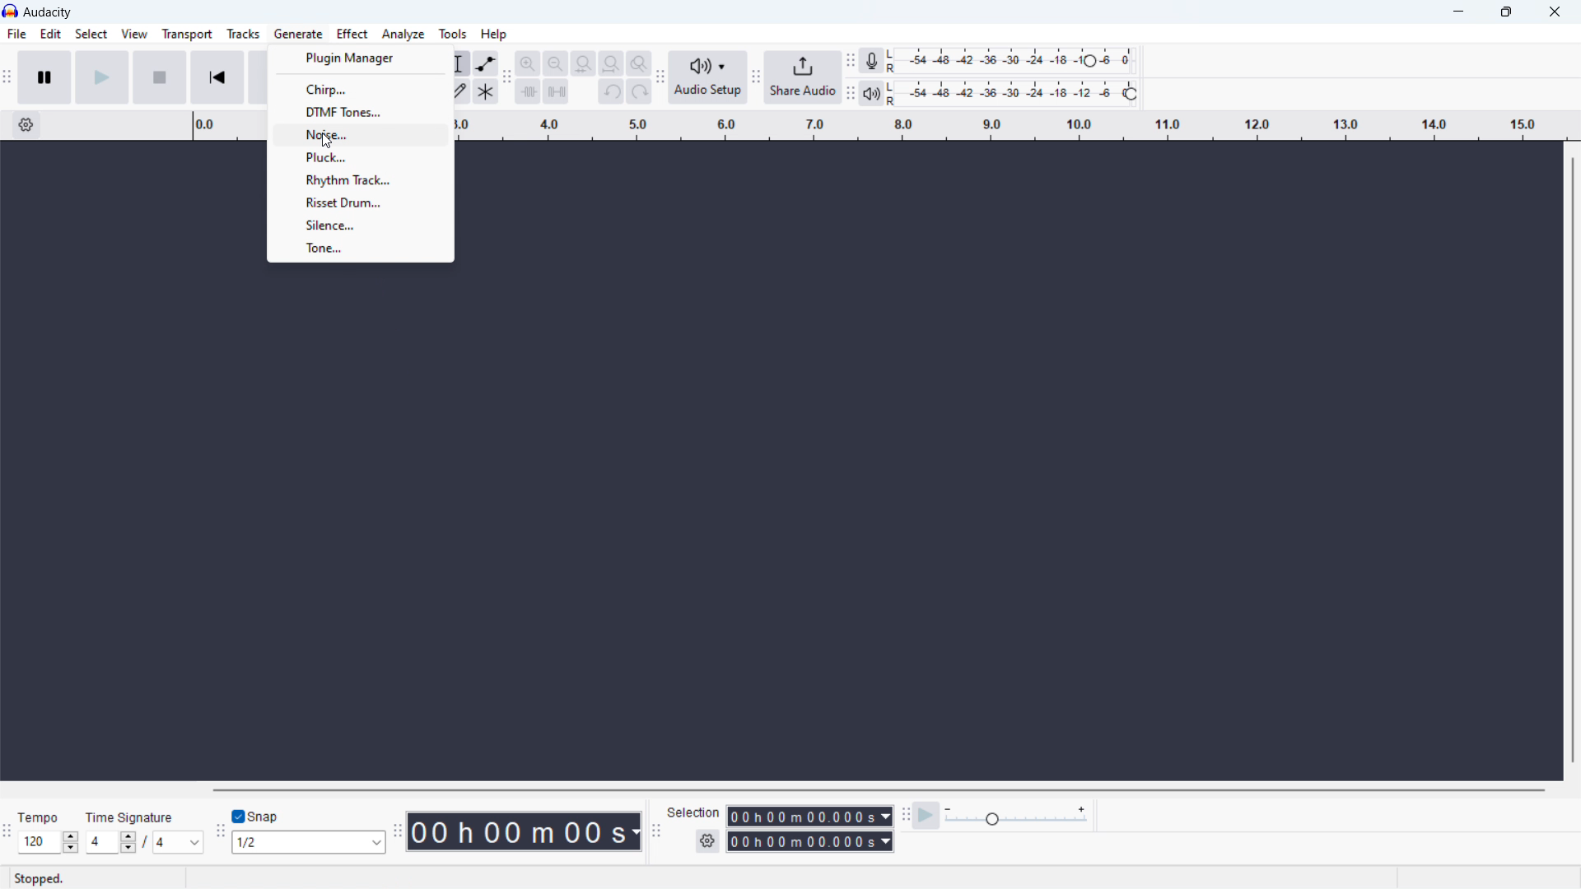 This screenshot has height=889, width=1581. Describe the element at coordinates (1508, 12) in the screenshot. I see `maximize Audacity` at that location.